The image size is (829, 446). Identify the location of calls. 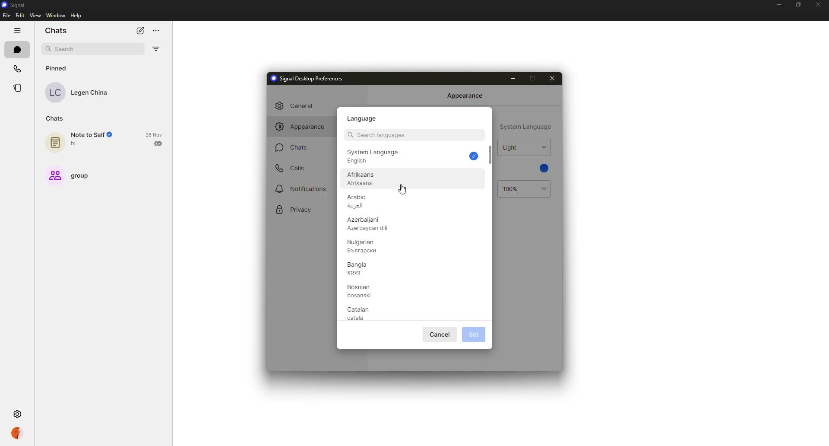
(18, 68).